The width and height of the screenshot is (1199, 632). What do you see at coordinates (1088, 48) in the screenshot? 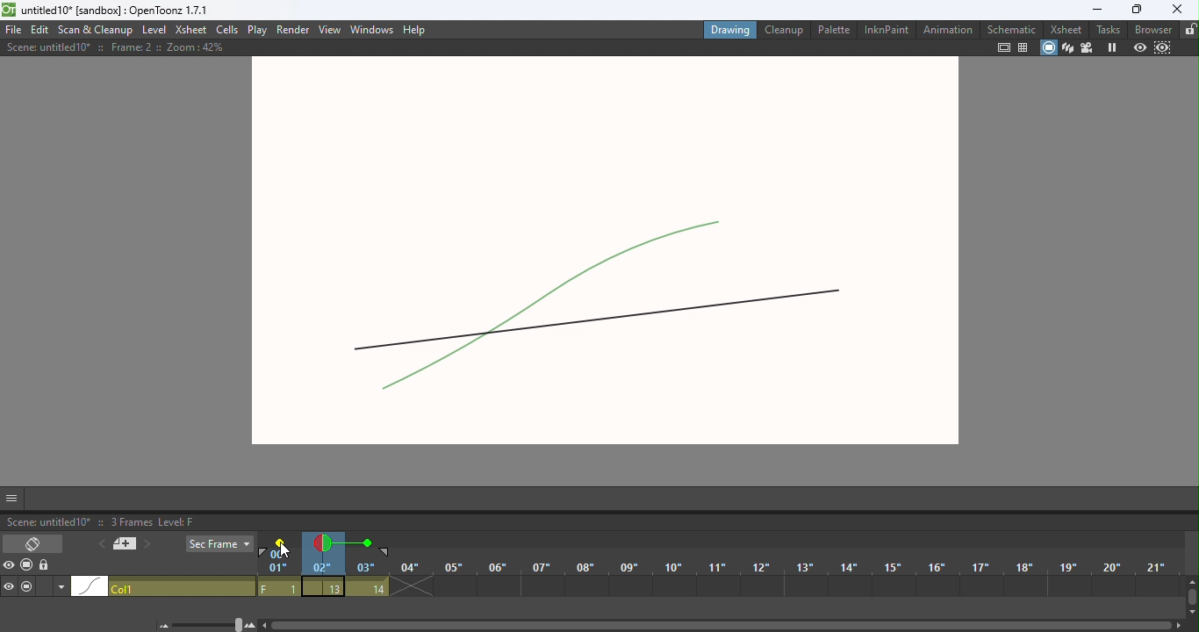
I see `Camera view` at bounding box center [1088, 48].